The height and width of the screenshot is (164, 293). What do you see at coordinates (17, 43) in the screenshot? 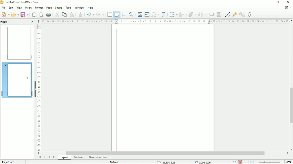
I see `Preview` at bounding box center [17, 43].